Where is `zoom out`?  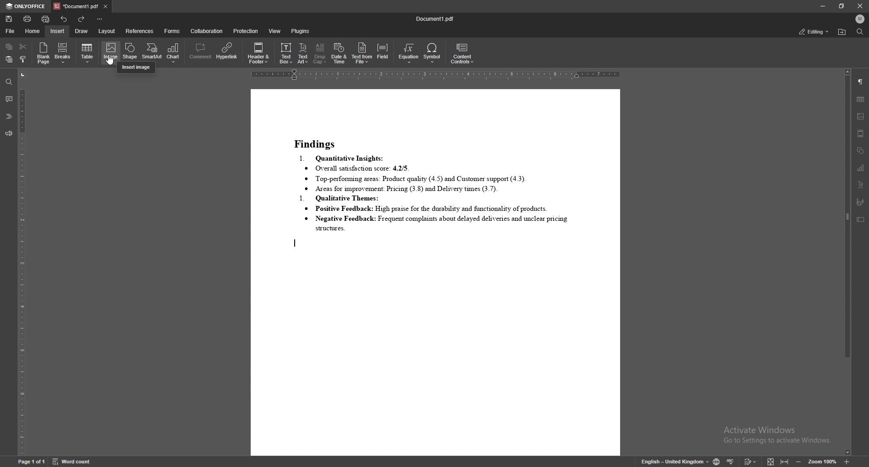
zoom out is located at coordinates (798, 462).